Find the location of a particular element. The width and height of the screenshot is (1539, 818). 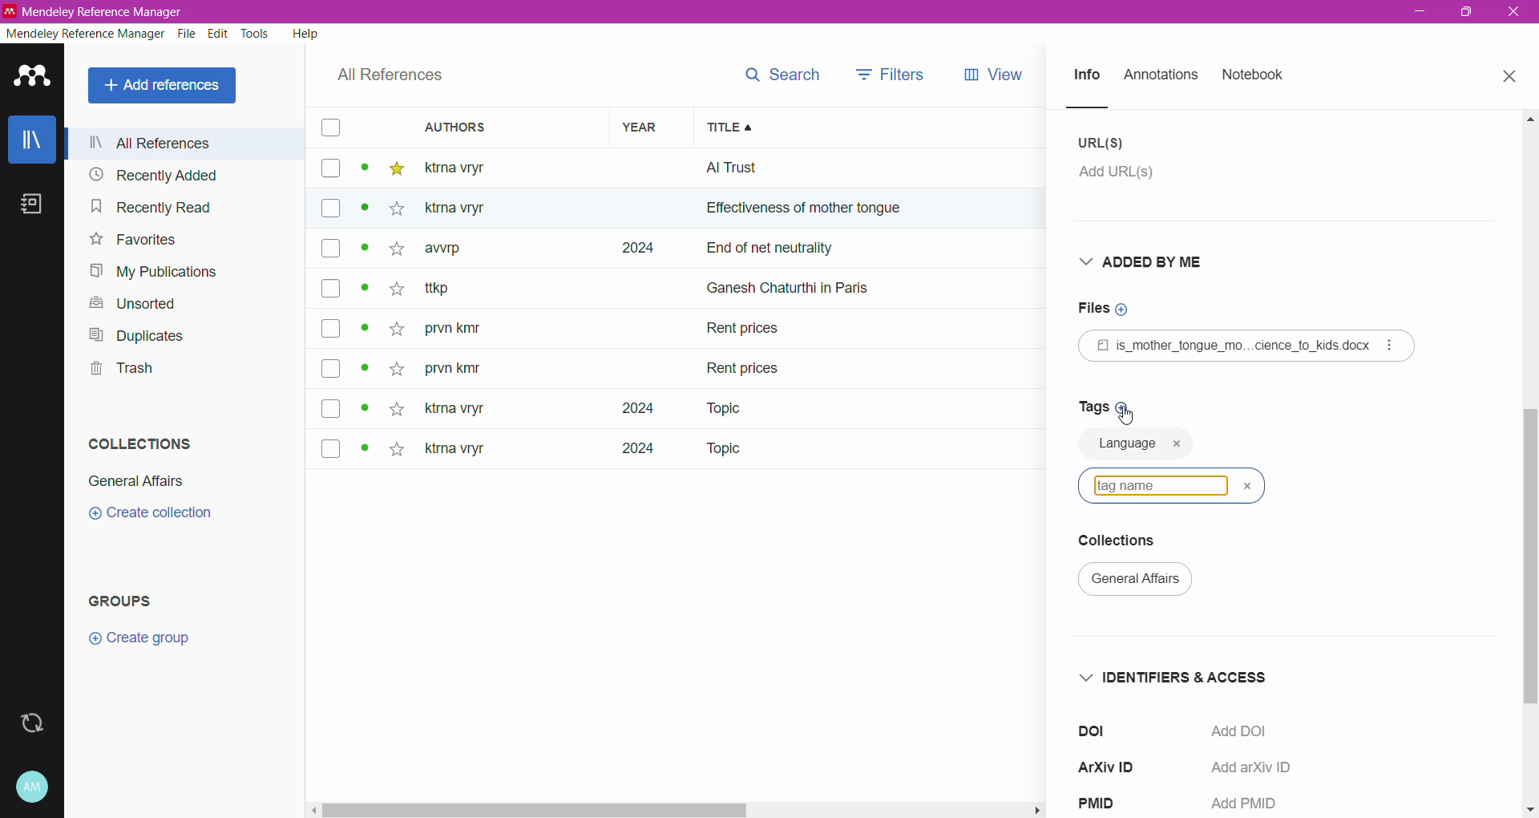

ArXiV ID is located at coordinates (1117, 765).